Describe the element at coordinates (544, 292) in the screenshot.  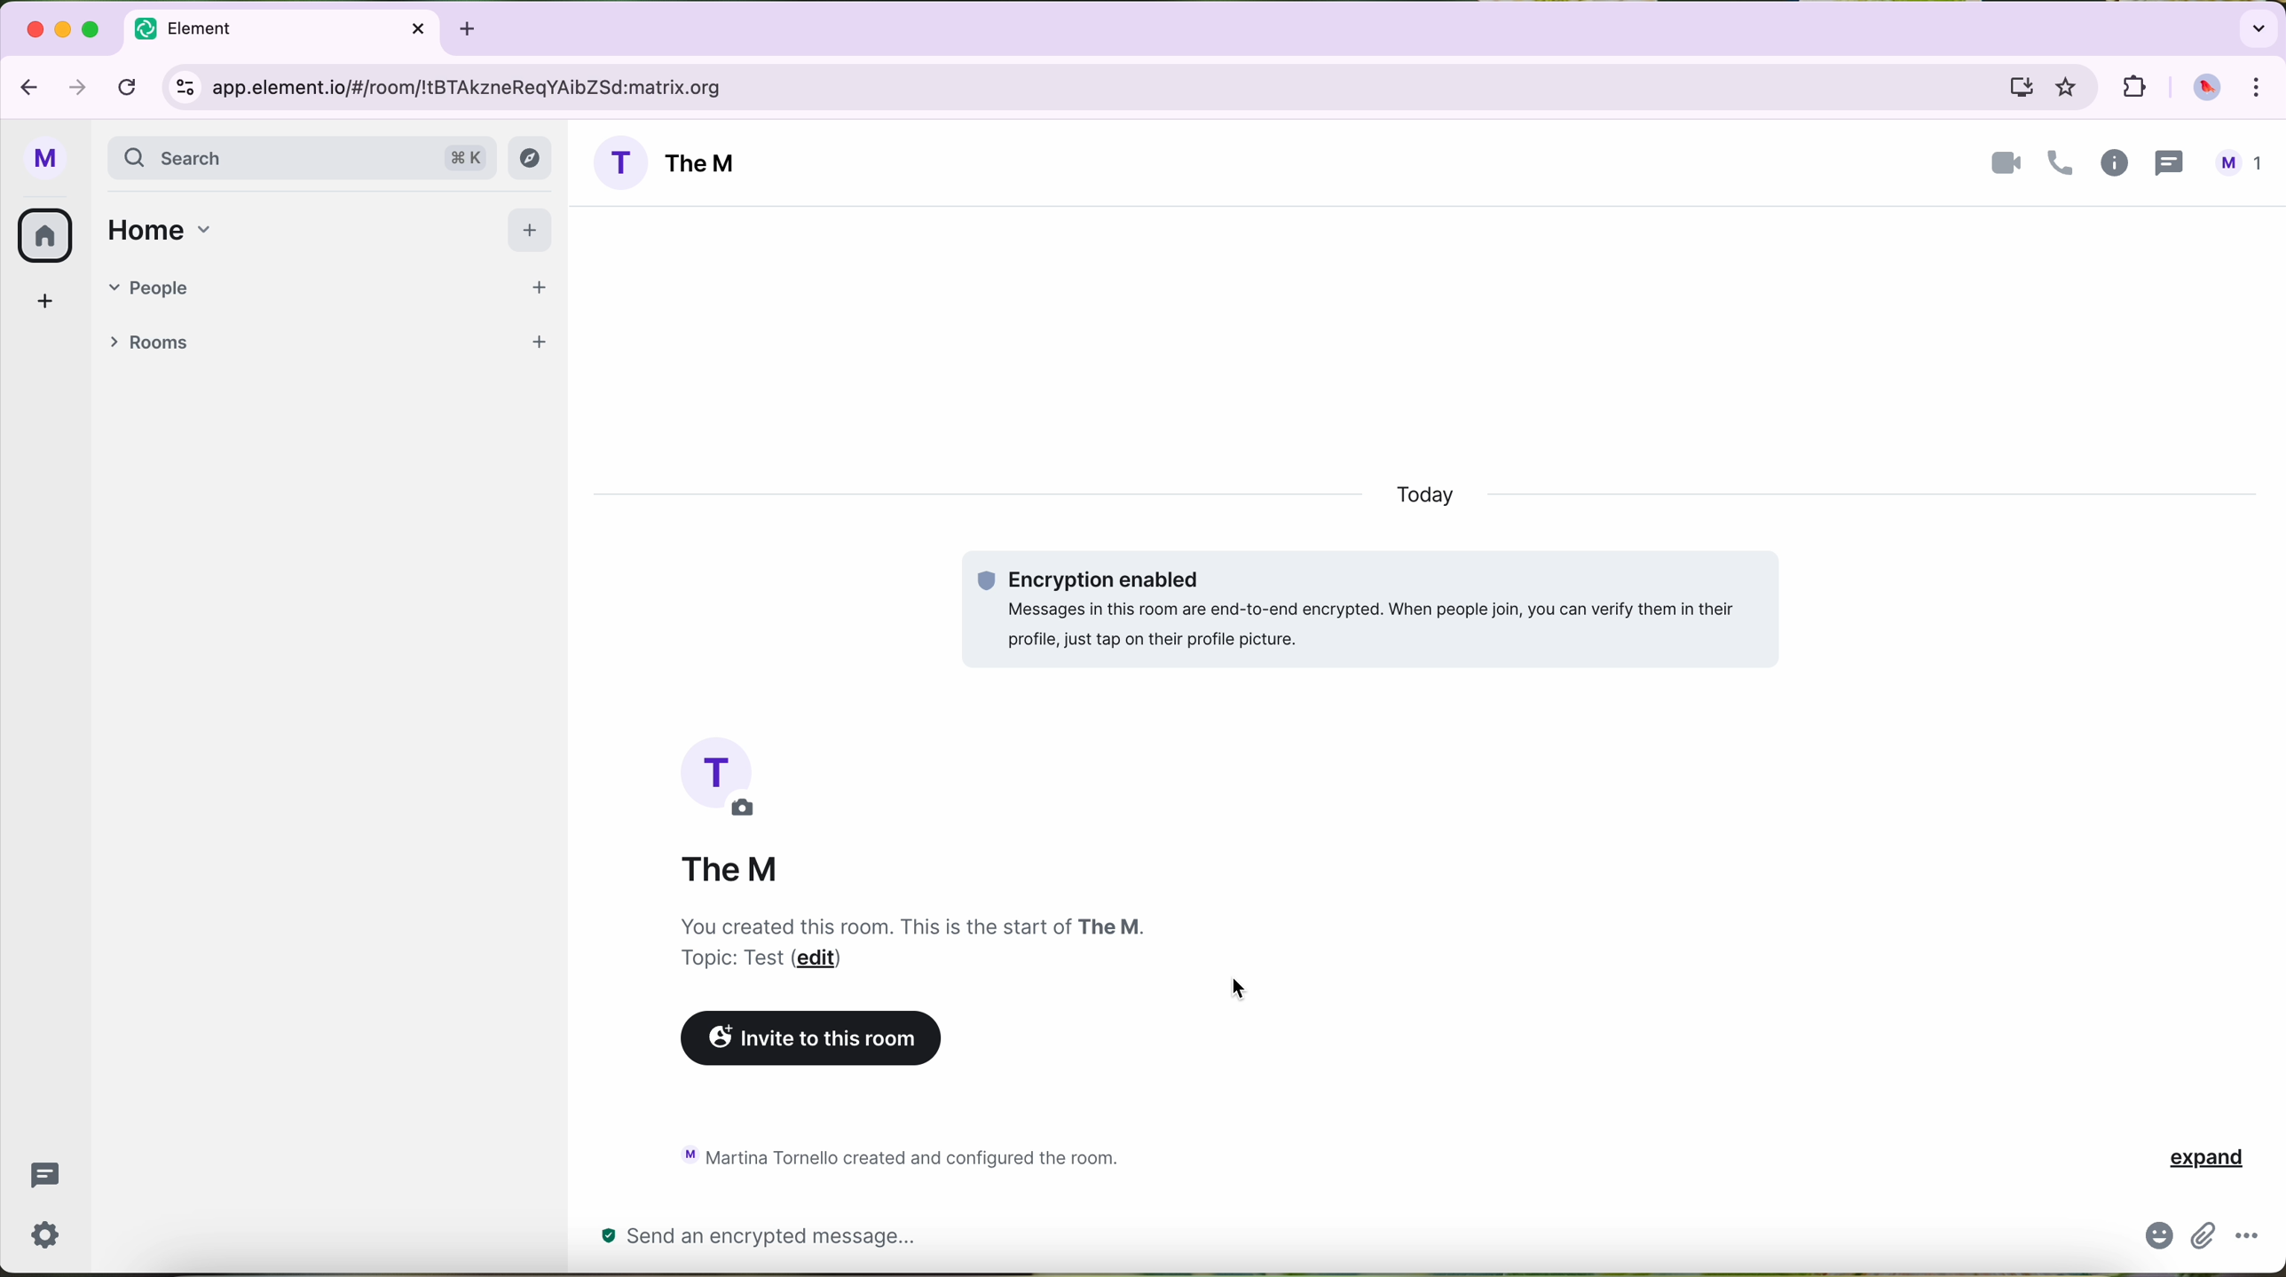
I see `start a chat` at that location.